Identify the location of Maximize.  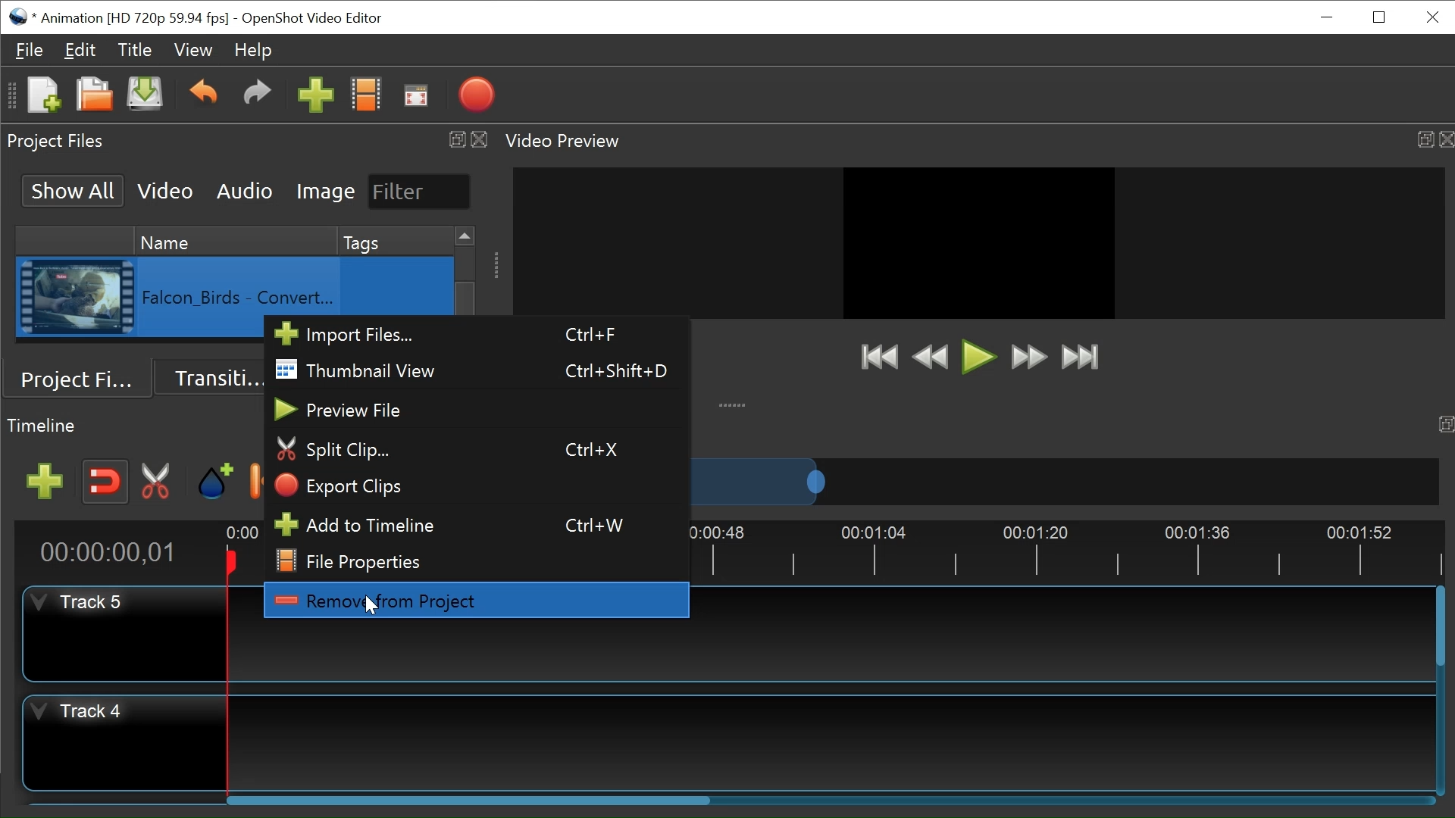
(453, 139).